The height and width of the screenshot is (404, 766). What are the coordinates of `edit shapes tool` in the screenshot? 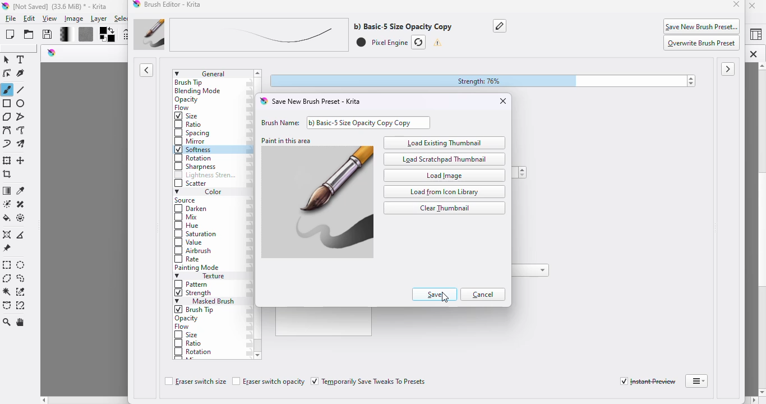 It's located at (7, 74).